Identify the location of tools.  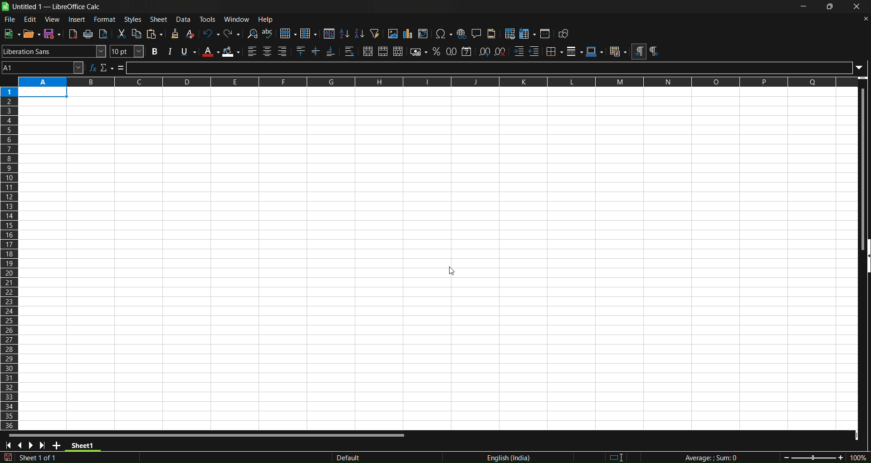
(210, 19).